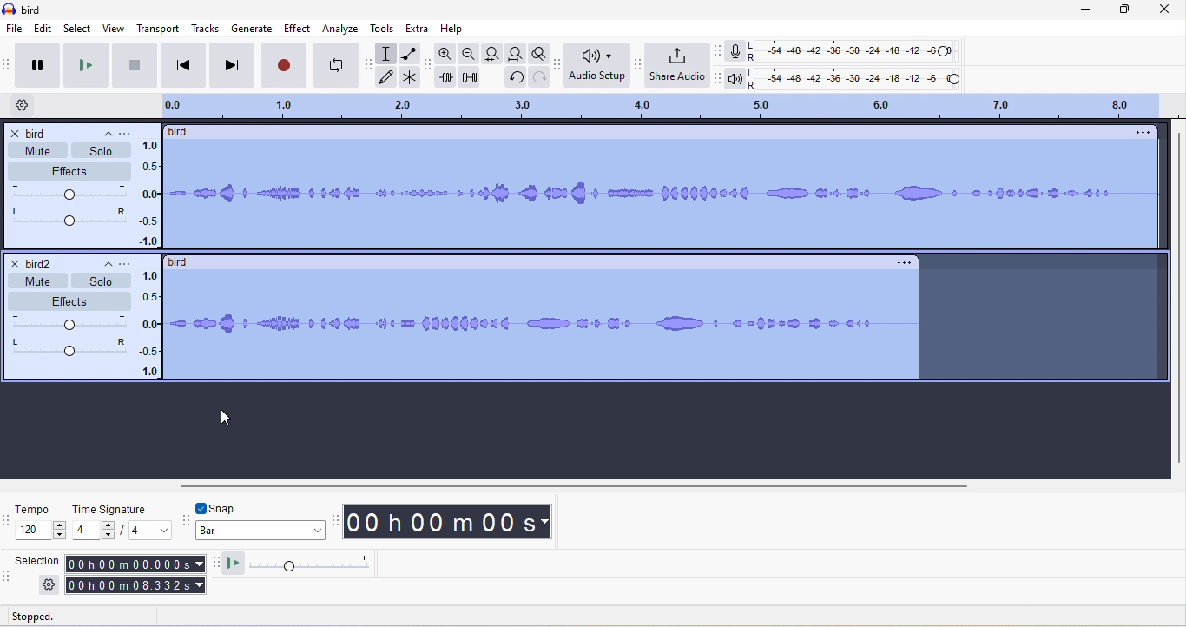 This screenshot has height=627, width=1186. Describe the element at coordinates (83, 65) in the screenshot. I see `play` at that location.